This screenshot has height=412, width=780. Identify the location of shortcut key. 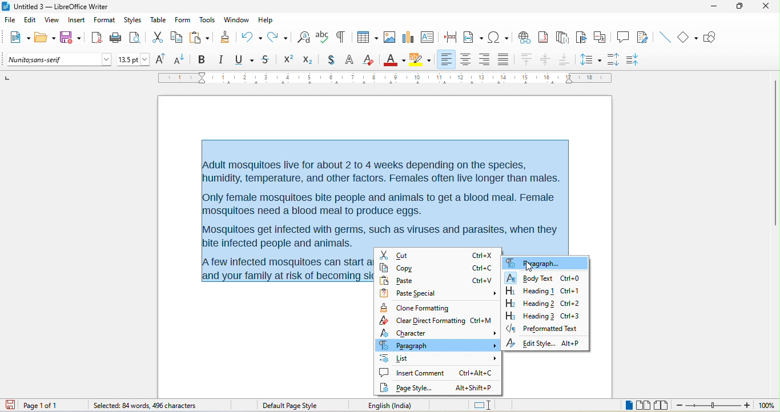
(572, 315).